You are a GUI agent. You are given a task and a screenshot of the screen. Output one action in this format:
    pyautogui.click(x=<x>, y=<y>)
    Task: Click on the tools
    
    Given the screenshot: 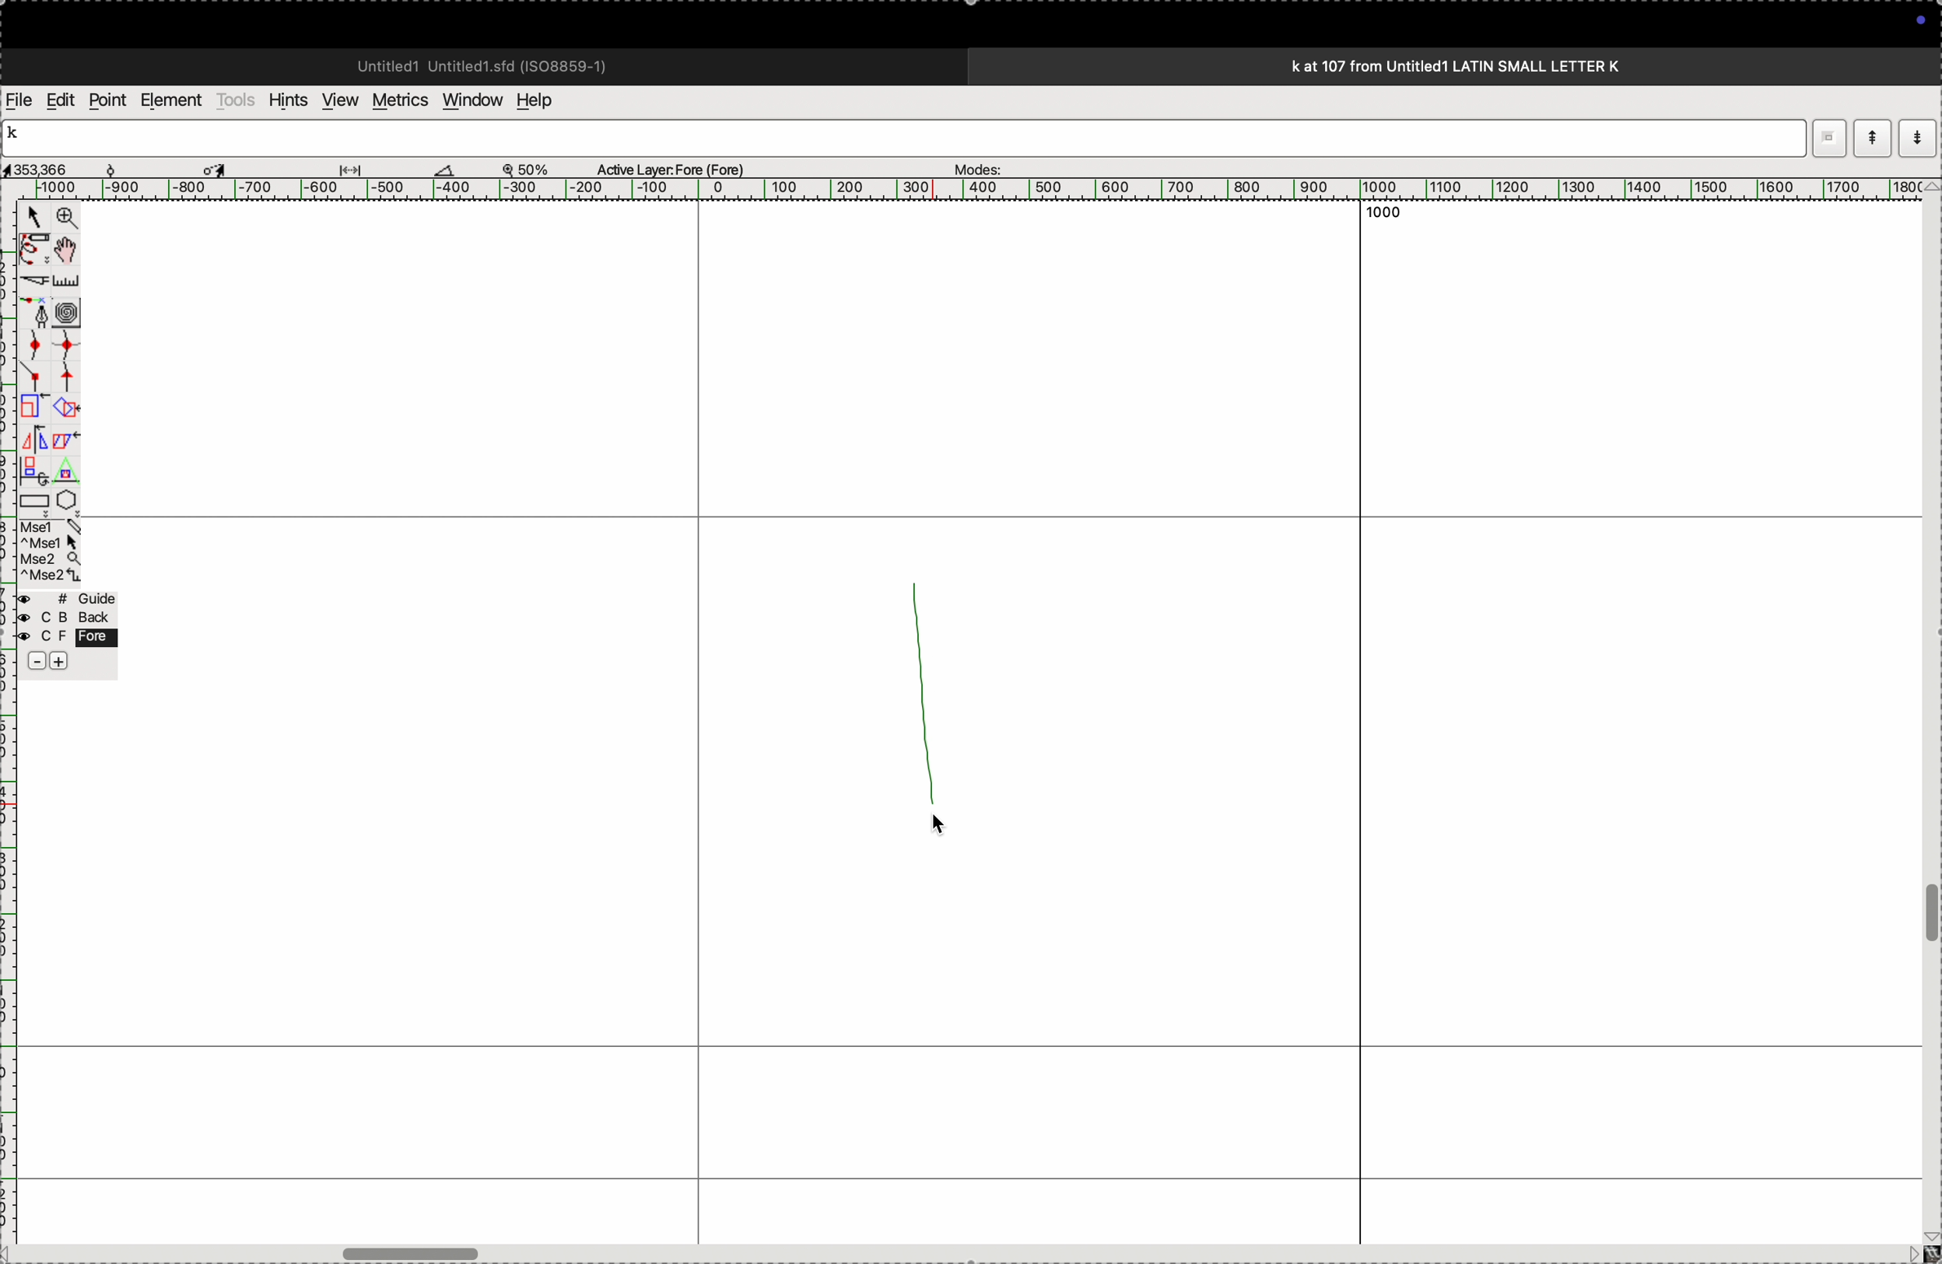 What is the action you would take?
    pyautogui.click(x=236, y=100)
    